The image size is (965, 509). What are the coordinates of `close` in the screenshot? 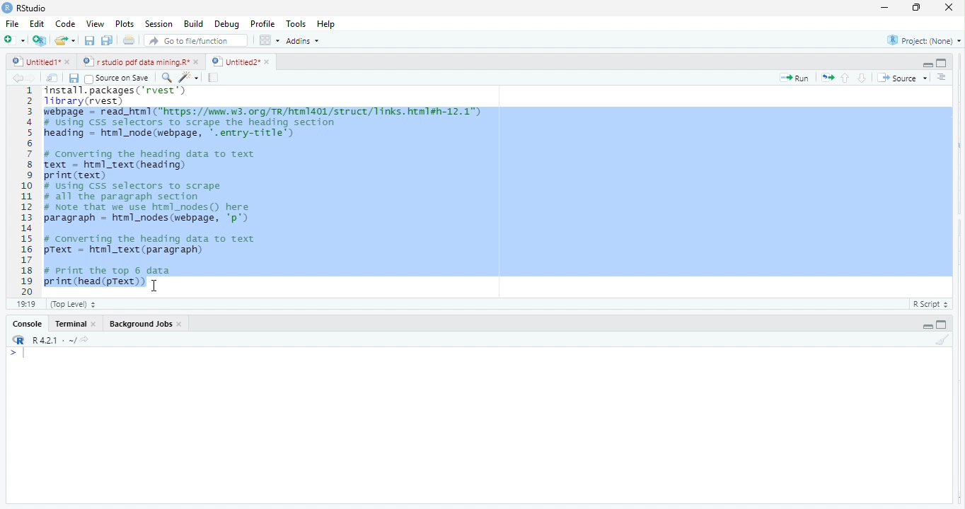 It's located at (198, 62).